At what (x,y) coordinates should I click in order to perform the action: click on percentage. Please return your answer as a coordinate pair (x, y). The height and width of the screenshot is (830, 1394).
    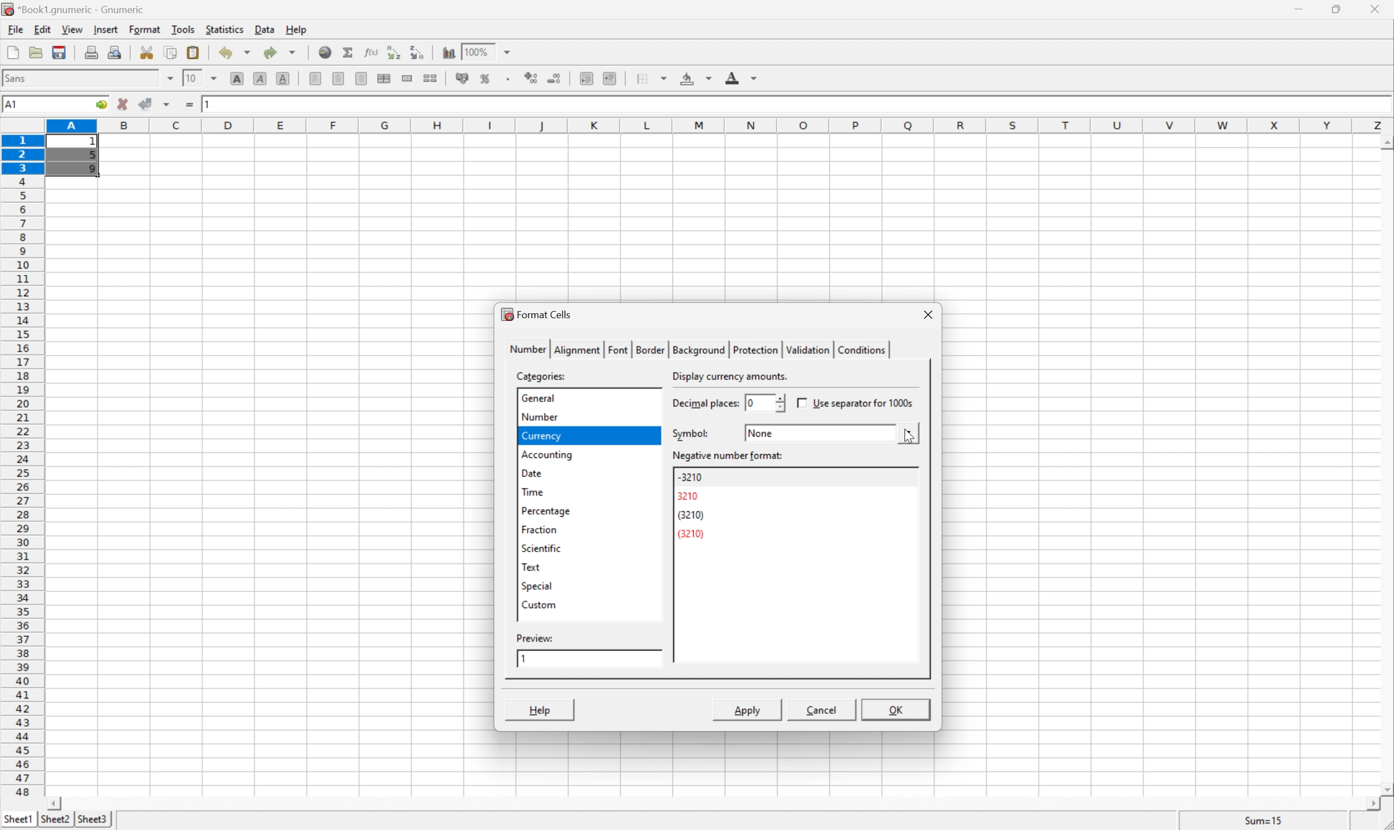
    Looking at the image, I should click on (546, 511).